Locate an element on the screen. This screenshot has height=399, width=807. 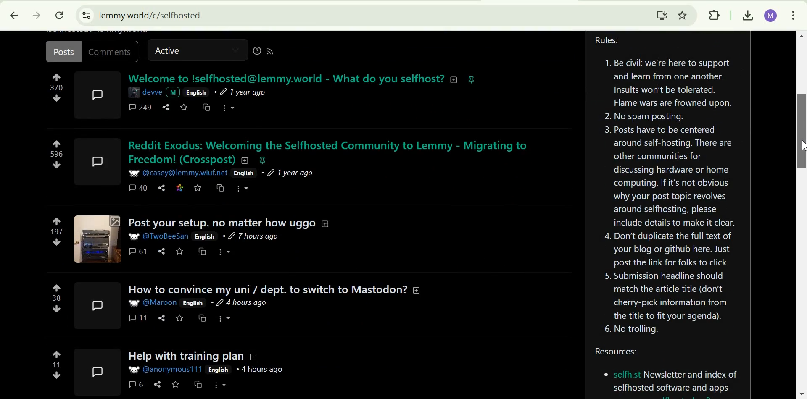
cursor is located at coordinates (802, 146).